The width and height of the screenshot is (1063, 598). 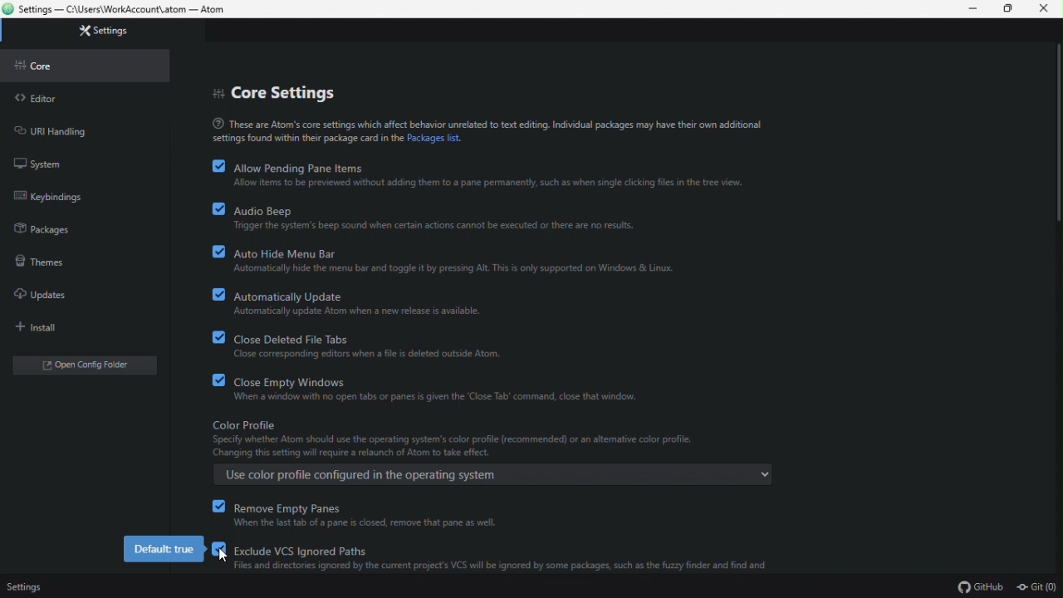 I want to click on checkbox, so click(x=210, y=209).